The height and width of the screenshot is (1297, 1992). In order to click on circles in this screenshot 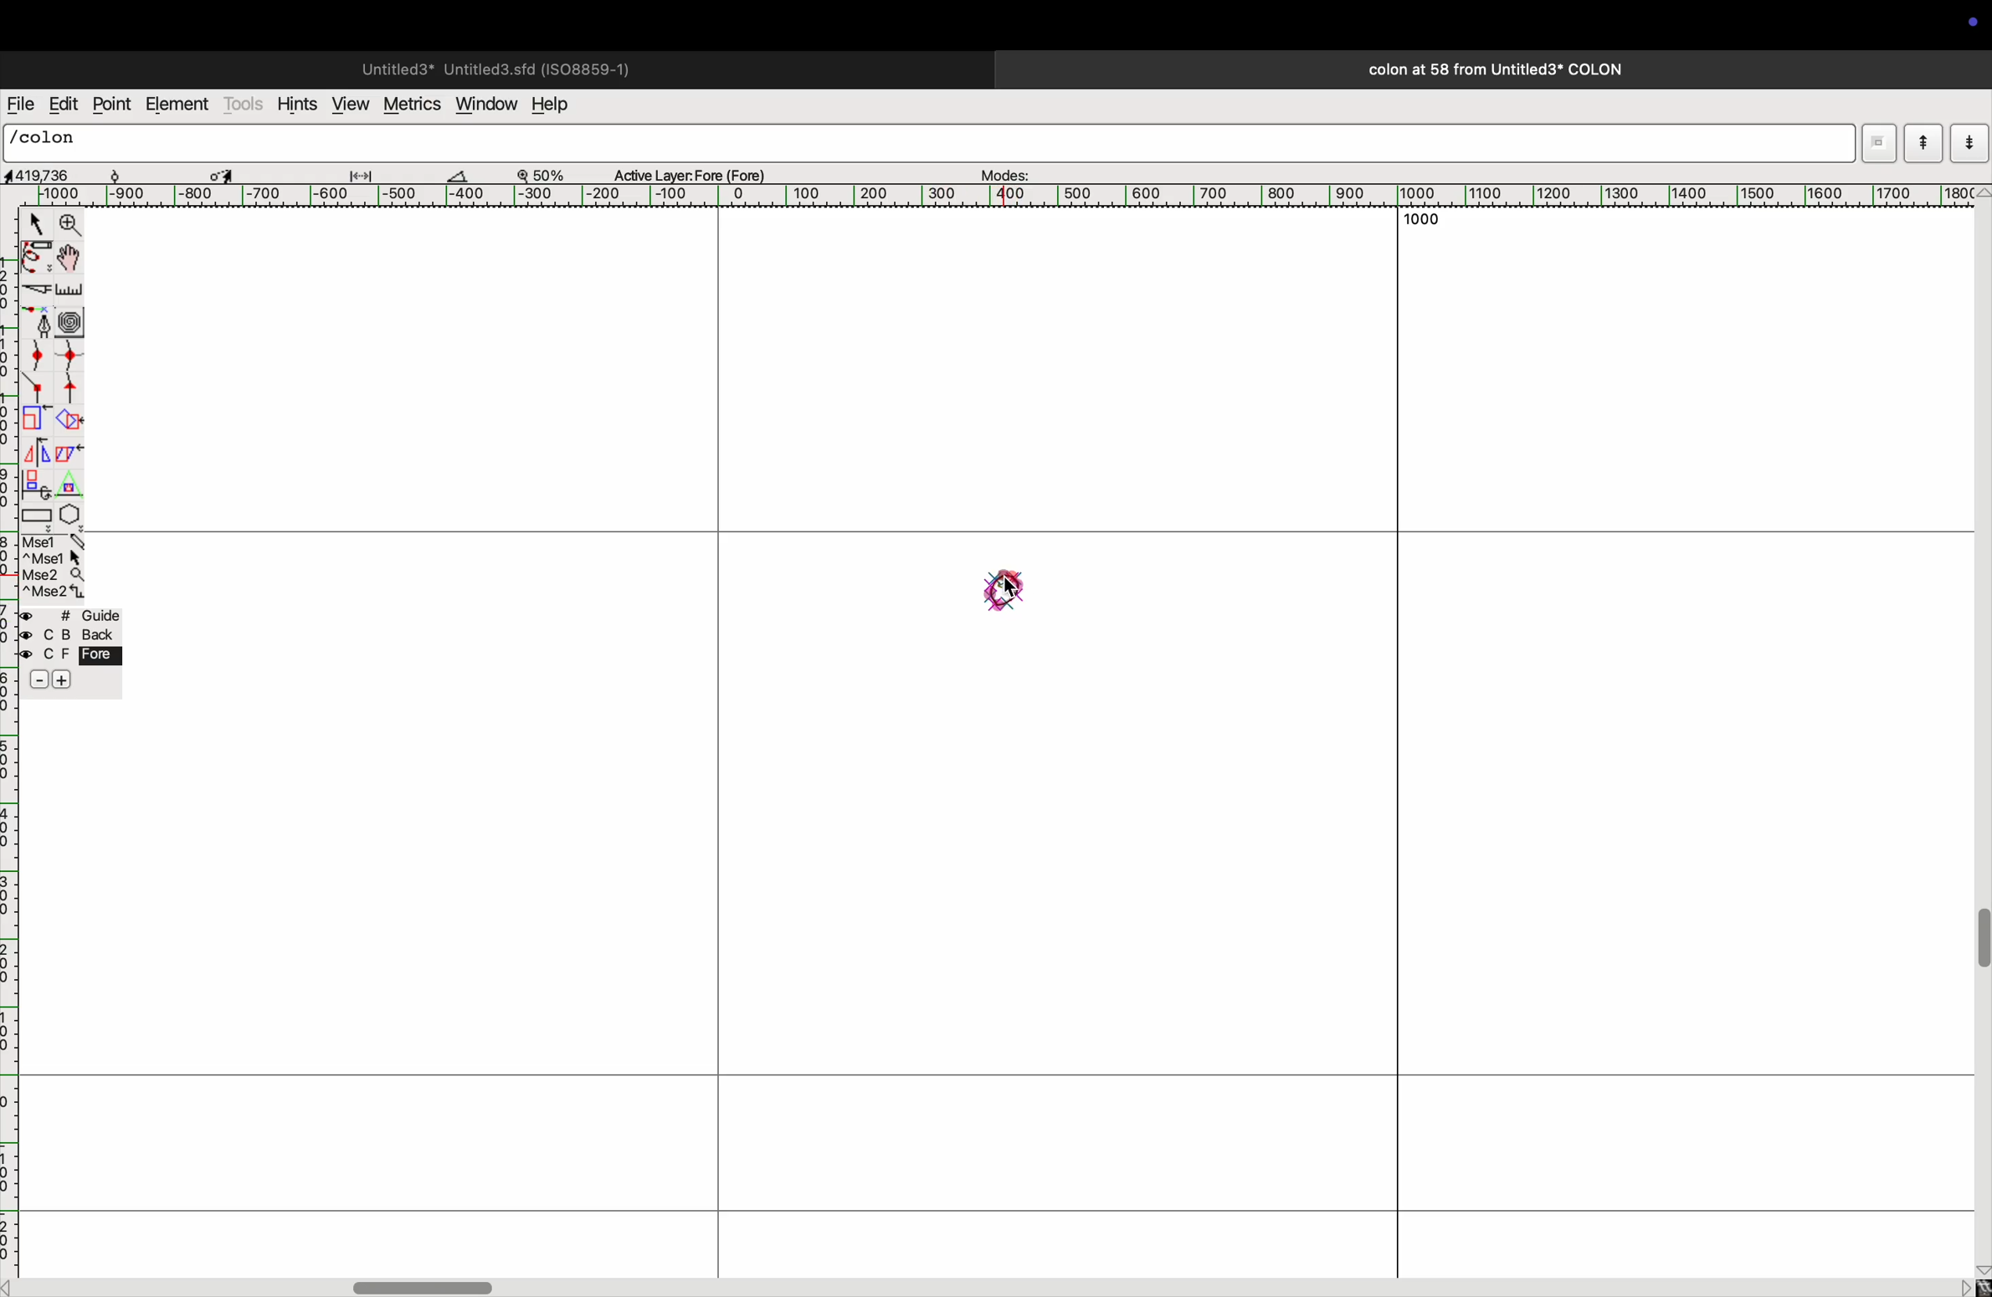, I will do `click(74, 319)`.